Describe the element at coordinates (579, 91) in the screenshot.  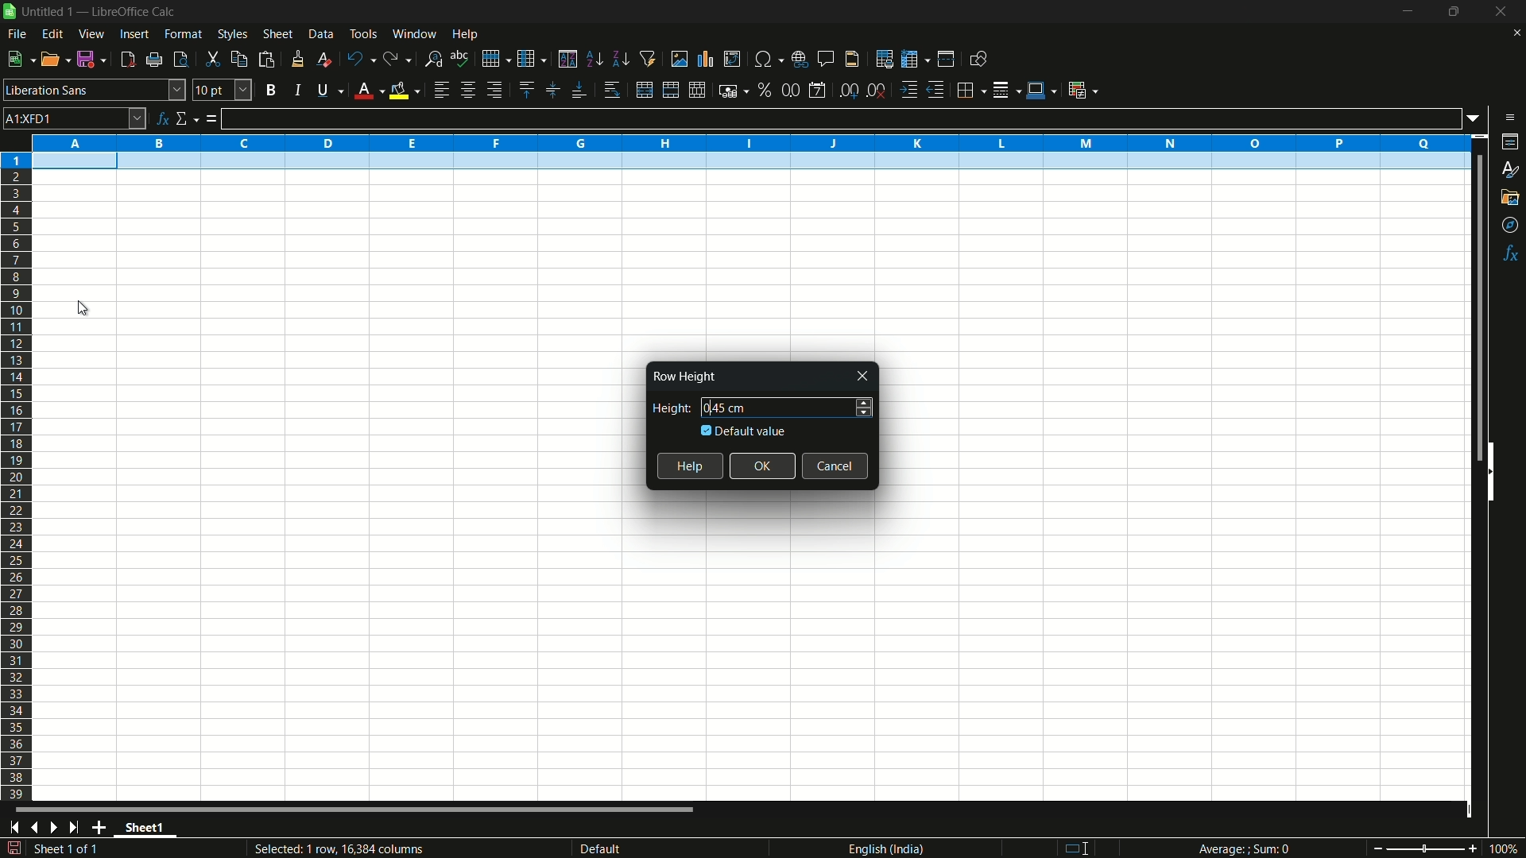
I see `align bottom` at that location.